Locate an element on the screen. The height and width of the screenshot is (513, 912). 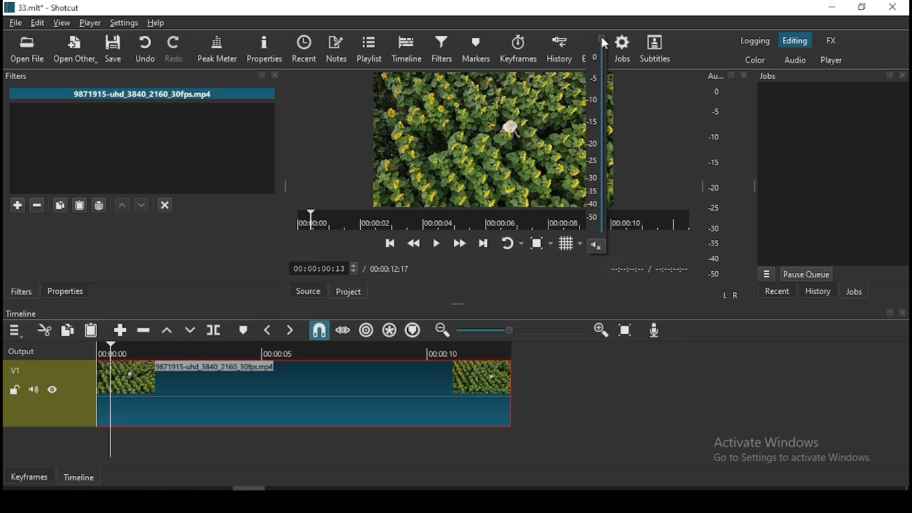
filters is located at coordinates (19, 291).